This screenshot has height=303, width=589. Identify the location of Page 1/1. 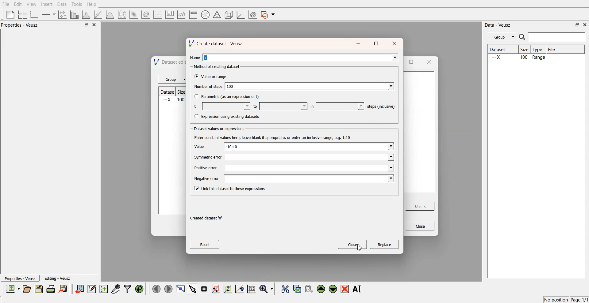
(580, 300).